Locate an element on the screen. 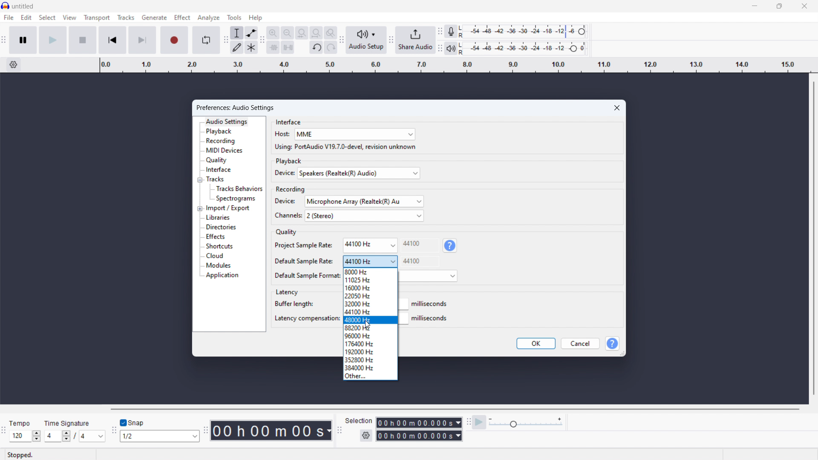  recording meter toolbar is located at coordinates (439, 31).